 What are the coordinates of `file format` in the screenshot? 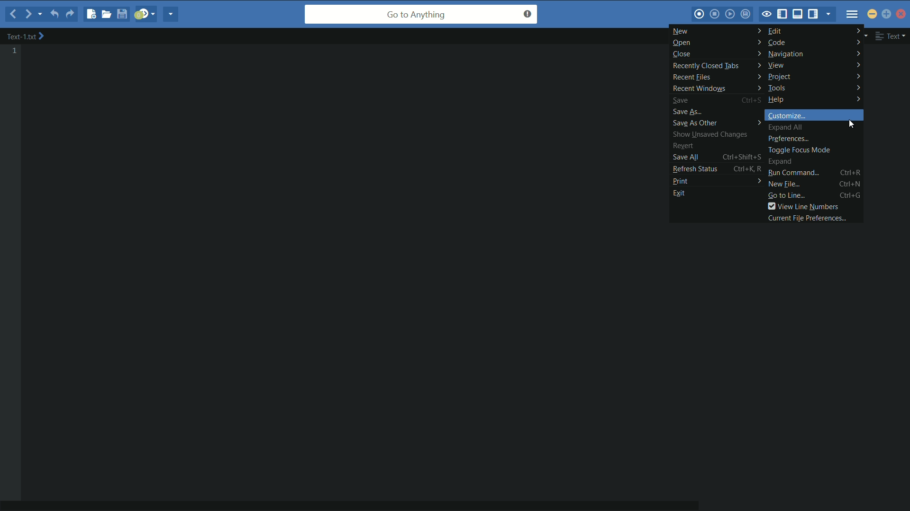 It's located at (893, 35).